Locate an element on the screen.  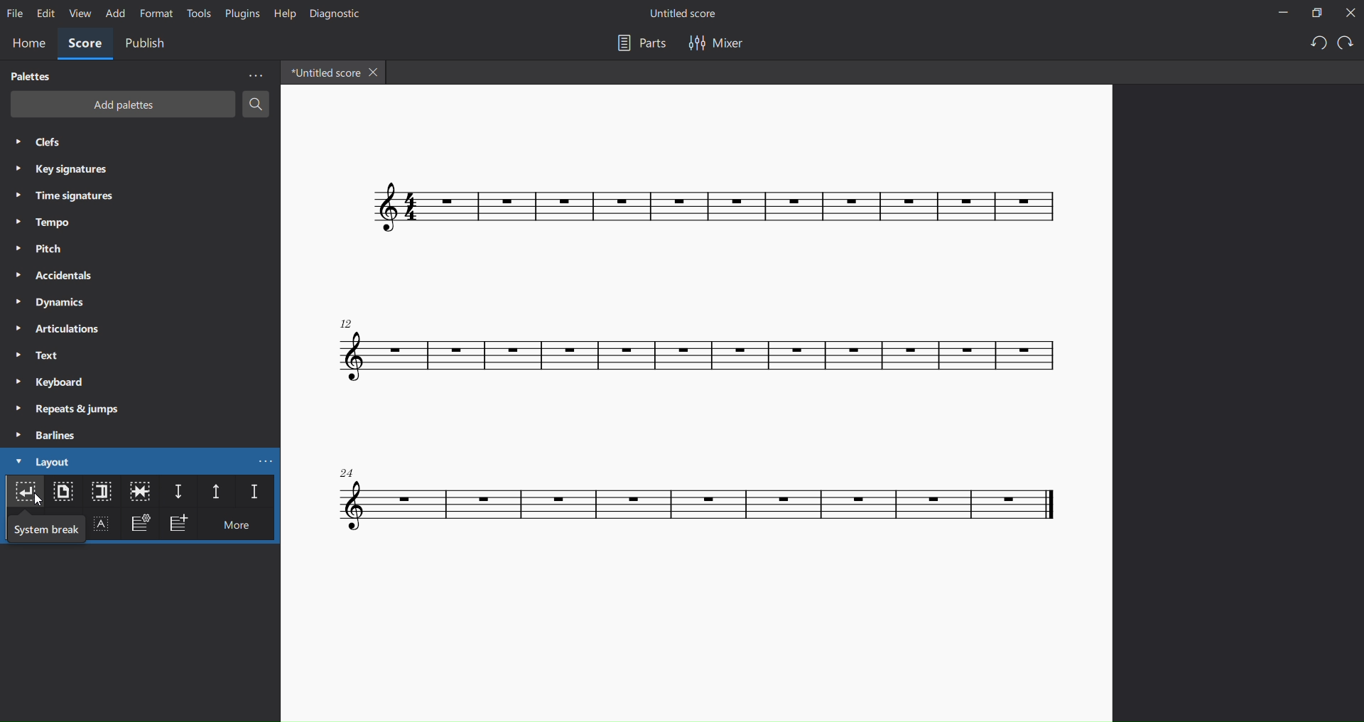
edit is located at coordinates (45, 14).